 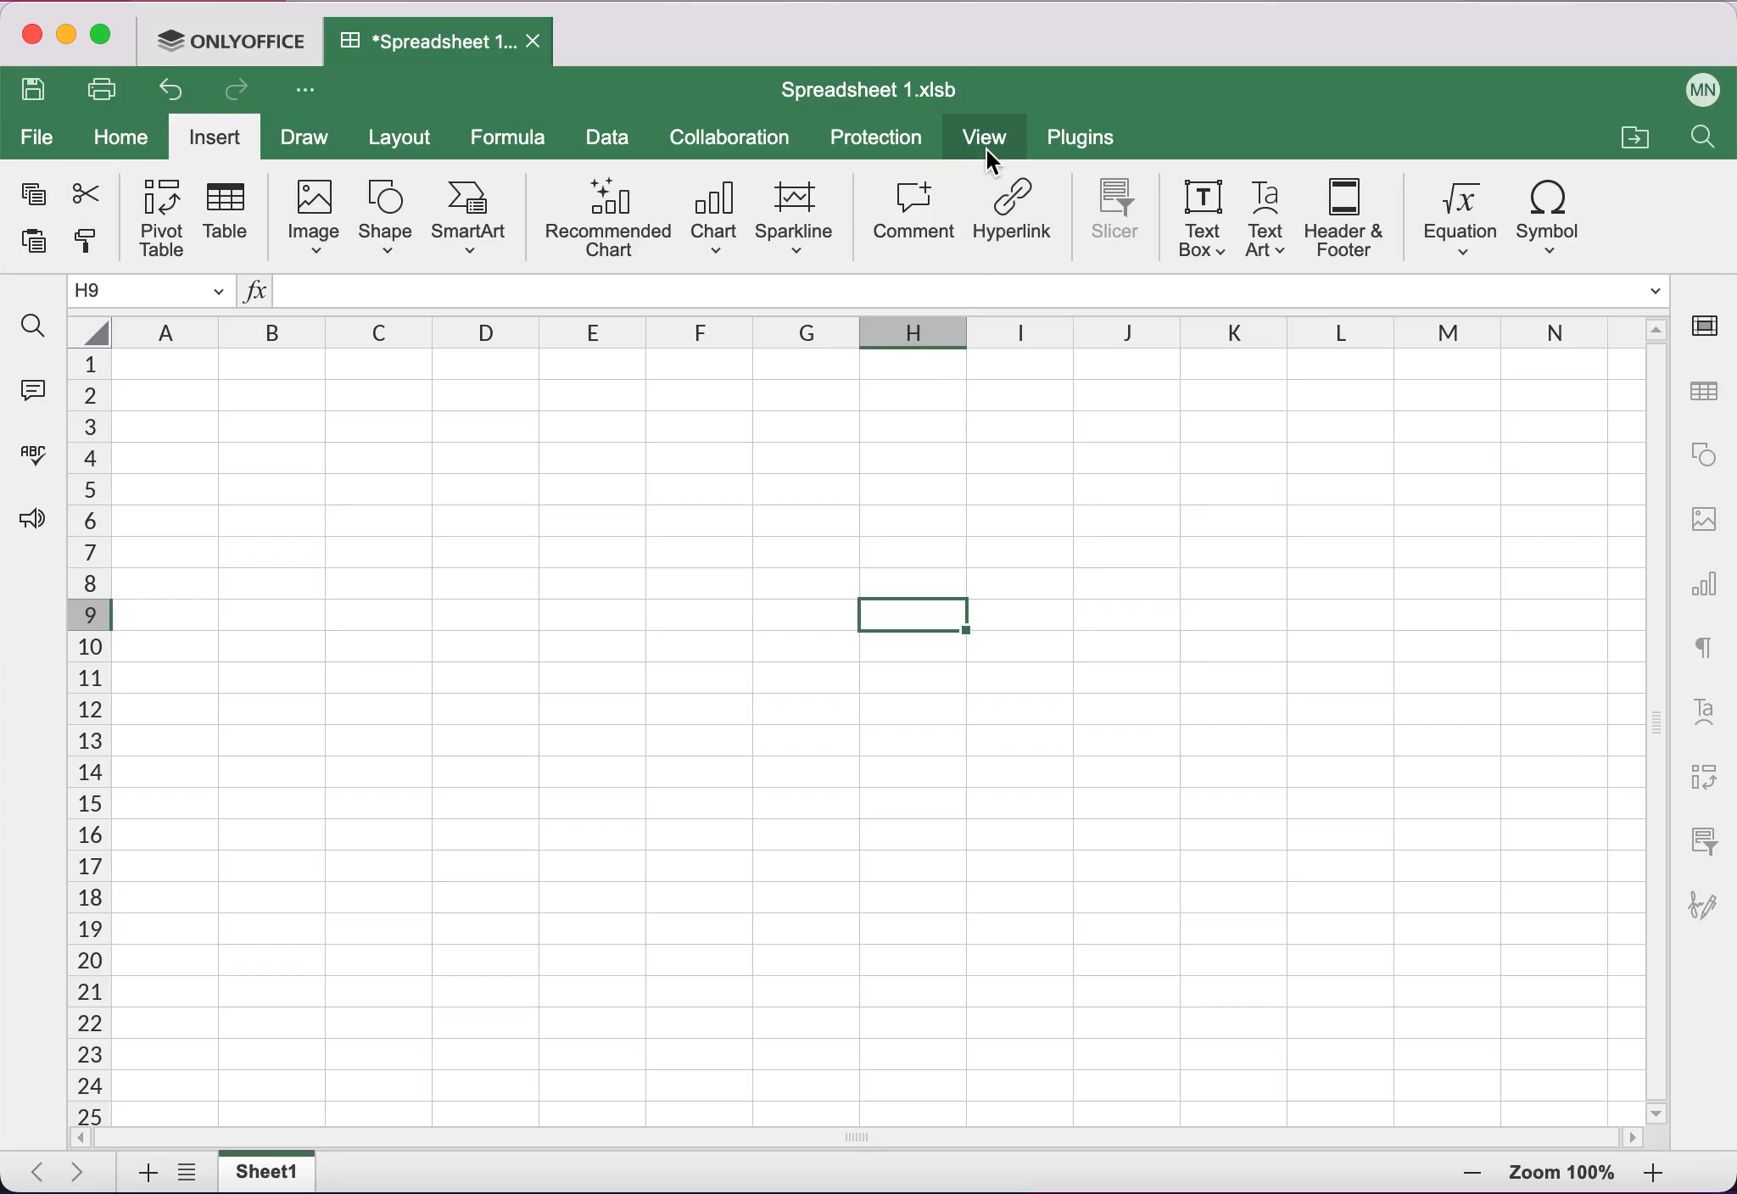 I want to click on add tab, so click(x=141, y=1174).